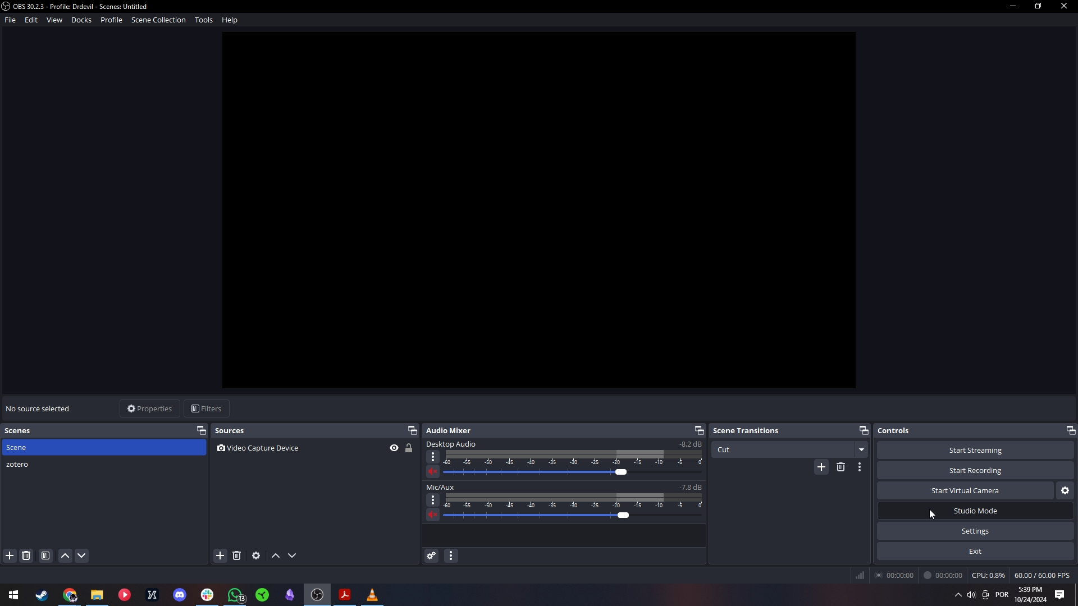 The height and width of the screenshot is (606, 1078). I want to click on Separate audio mixer window, so click(700, 430).